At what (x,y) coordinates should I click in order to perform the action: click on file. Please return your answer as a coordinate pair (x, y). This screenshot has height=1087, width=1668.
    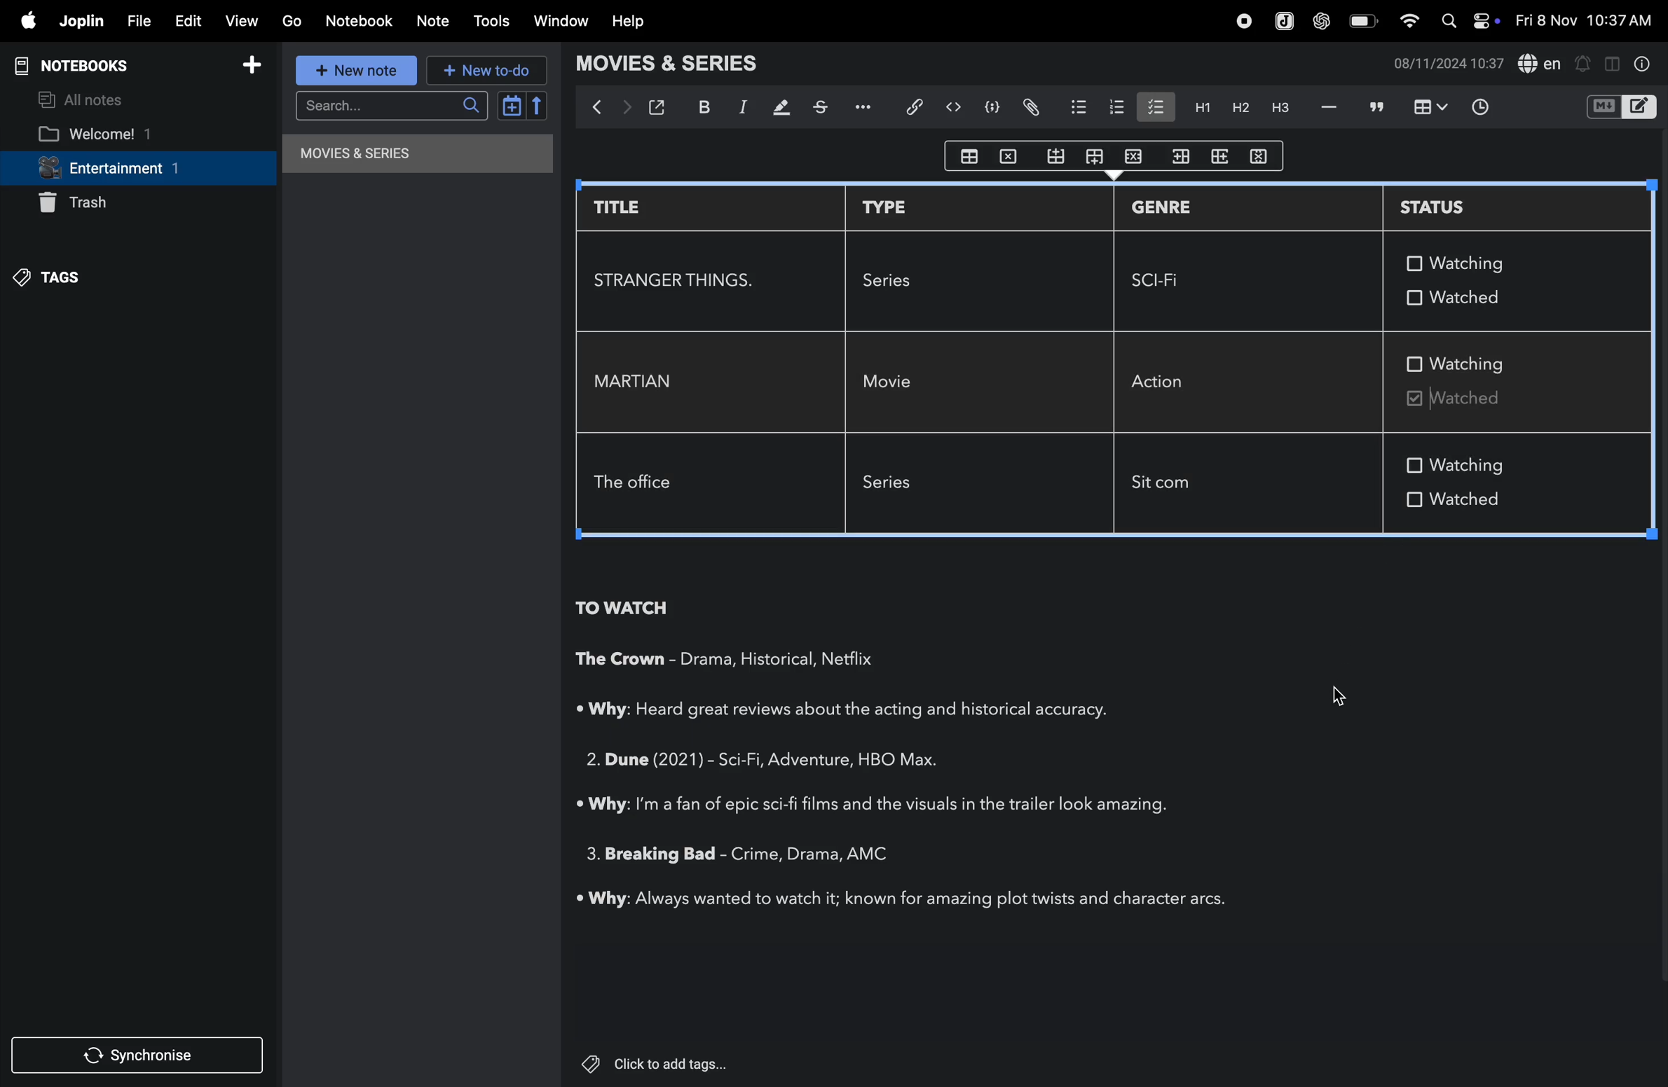
    Looking at the image, I should click on (140, 20).